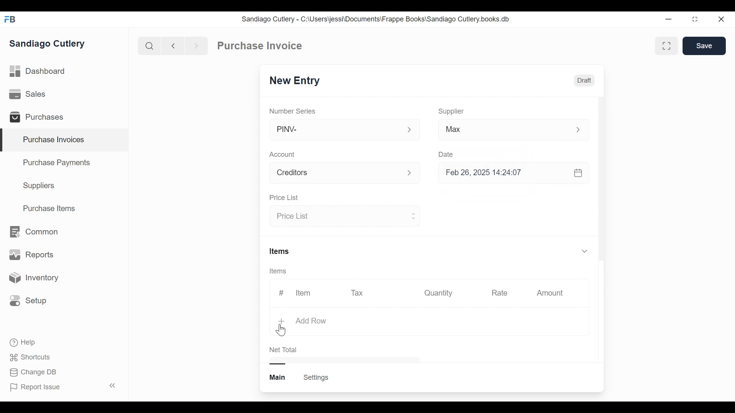 This screenshot has width=735, height=413. Describe the element at coordinates (31, 256) in the screenshot. I see `Reports` at that location.